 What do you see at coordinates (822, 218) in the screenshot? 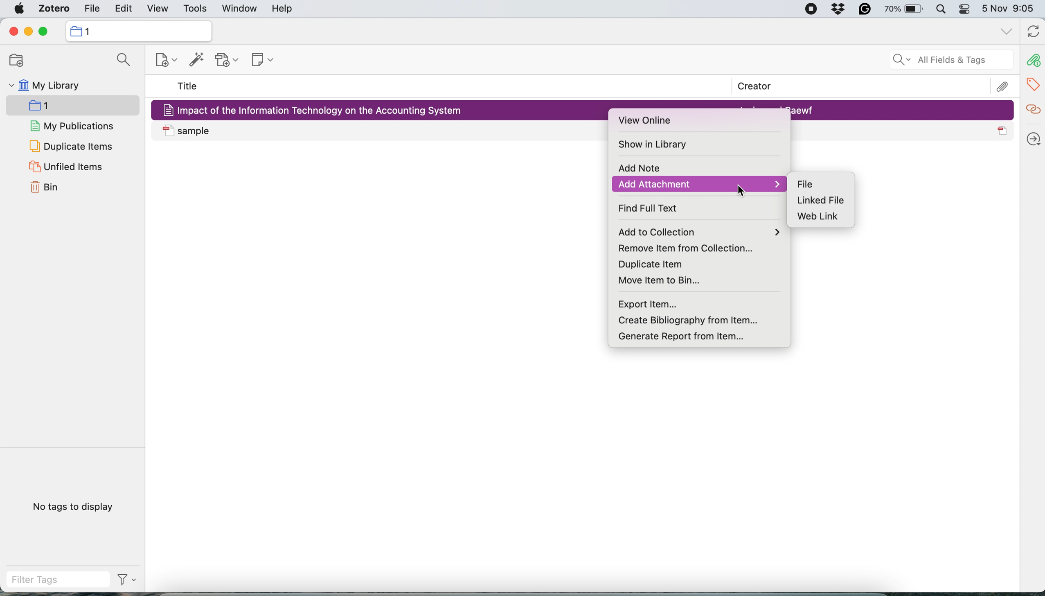
I see `web link` at bounding box center [822, 218].